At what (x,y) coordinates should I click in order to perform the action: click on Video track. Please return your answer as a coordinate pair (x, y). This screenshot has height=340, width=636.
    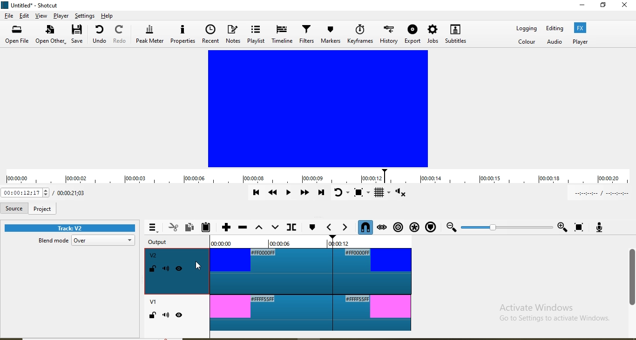
    Looking at the image, I should click on (313, 271).